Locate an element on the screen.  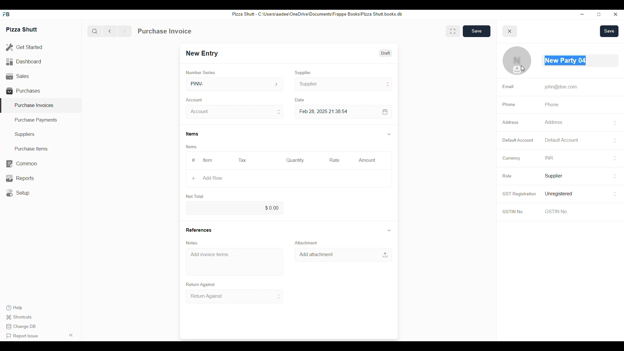
buttons is located at coordinates (614, 194).